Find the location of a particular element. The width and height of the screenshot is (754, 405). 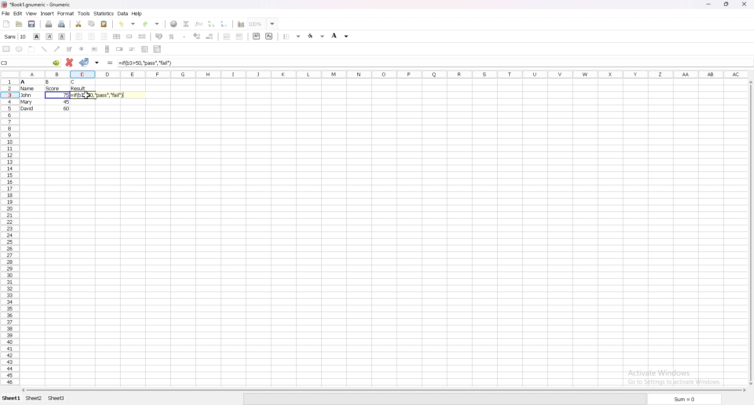

arrowed line is located at coordinates (58, 49).